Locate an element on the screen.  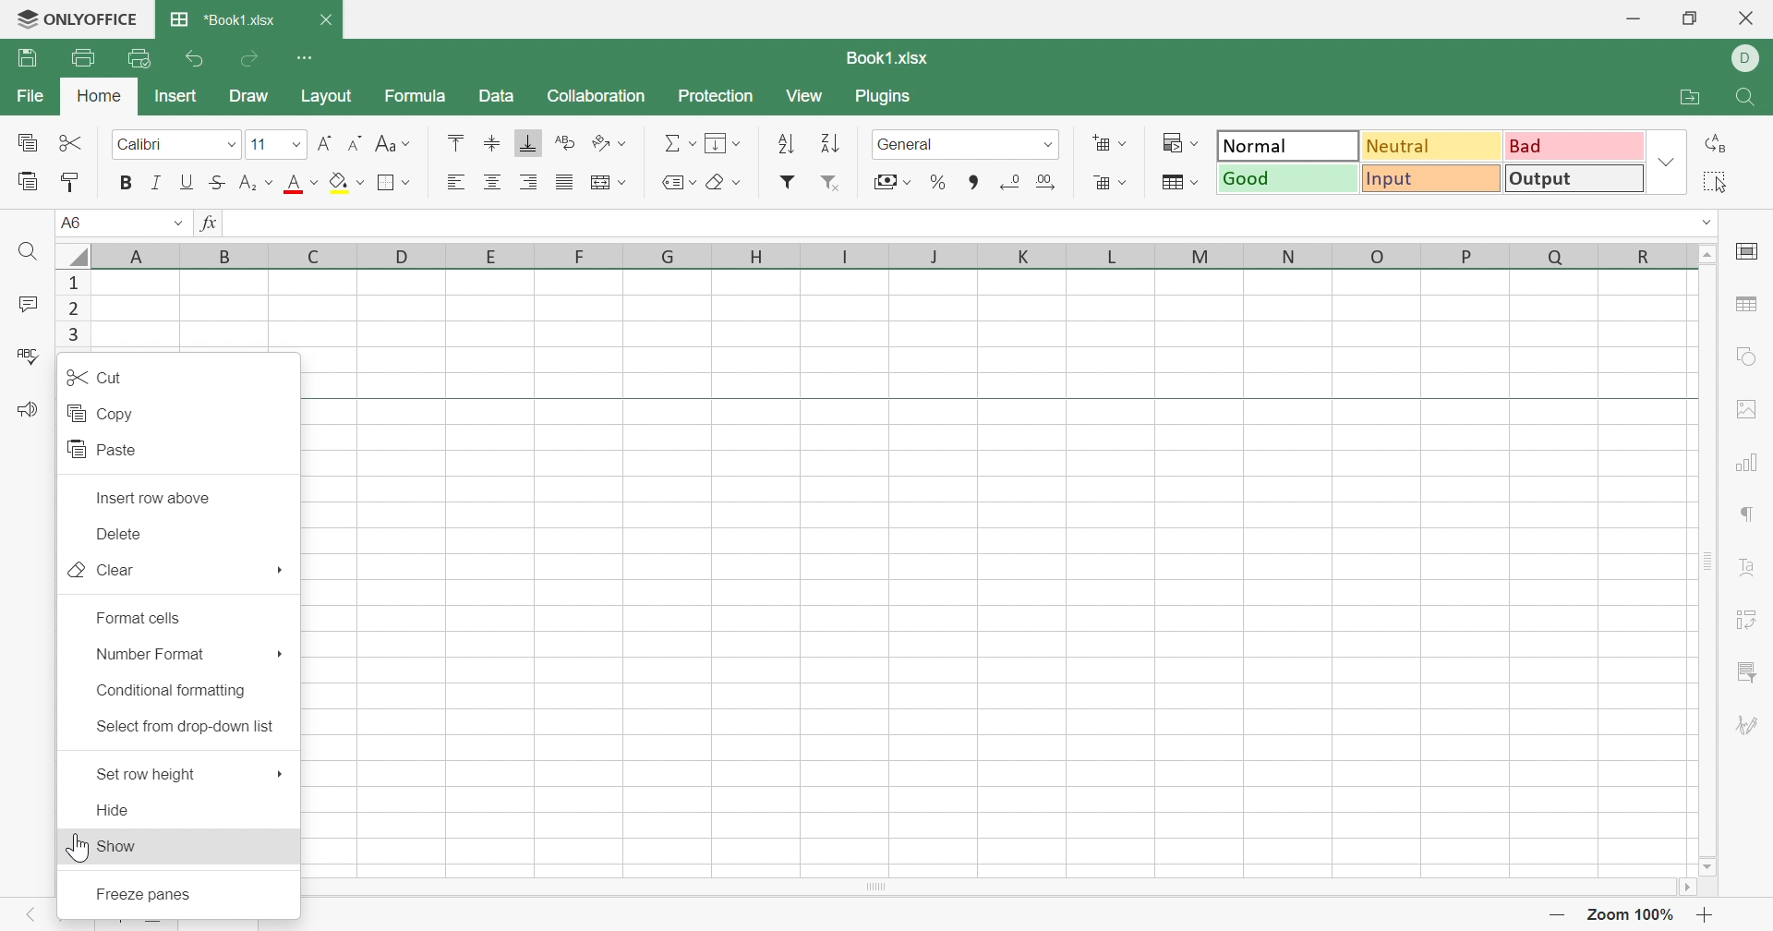
cell settings is located at coordinates (1746, 254).